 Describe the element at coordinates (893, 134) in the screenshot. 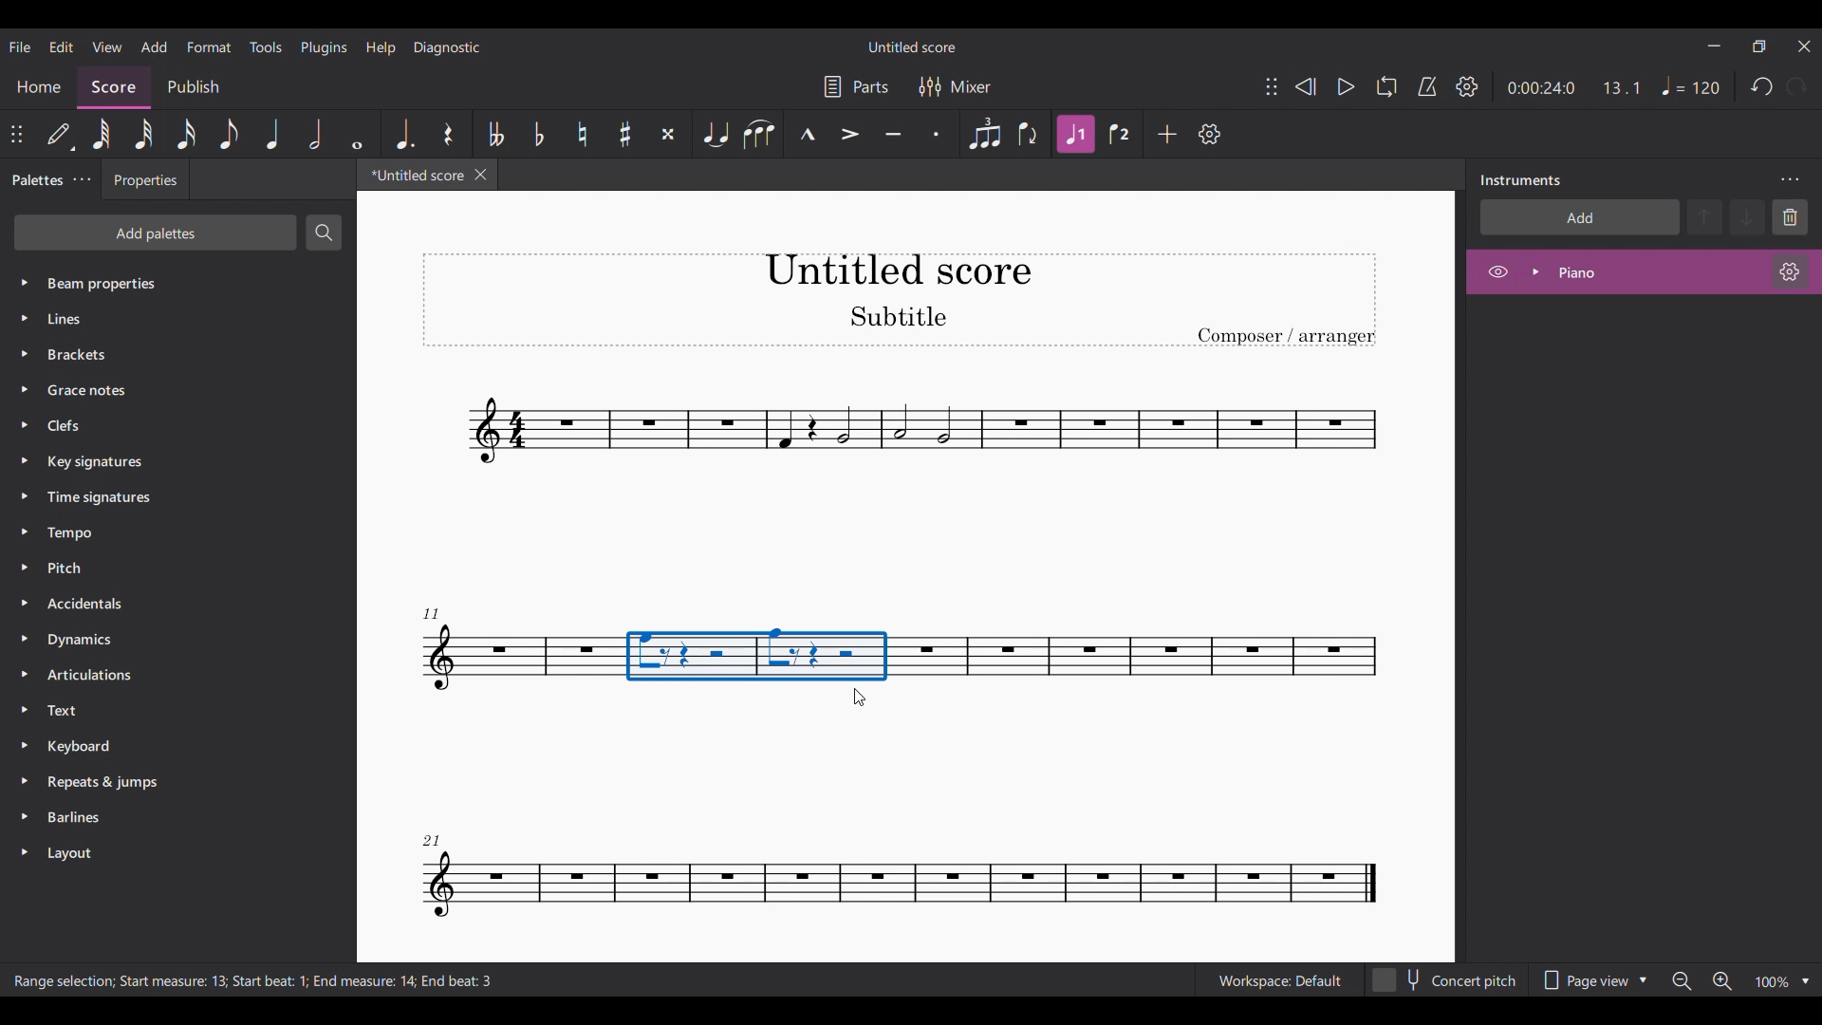

I see `Tenuto` at that location.